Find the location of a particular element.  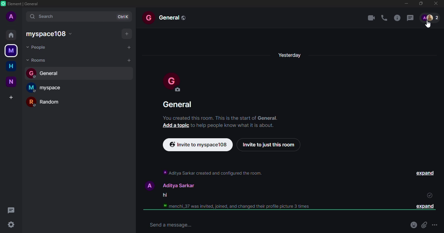

rooms is located at coordinates (37, 60).